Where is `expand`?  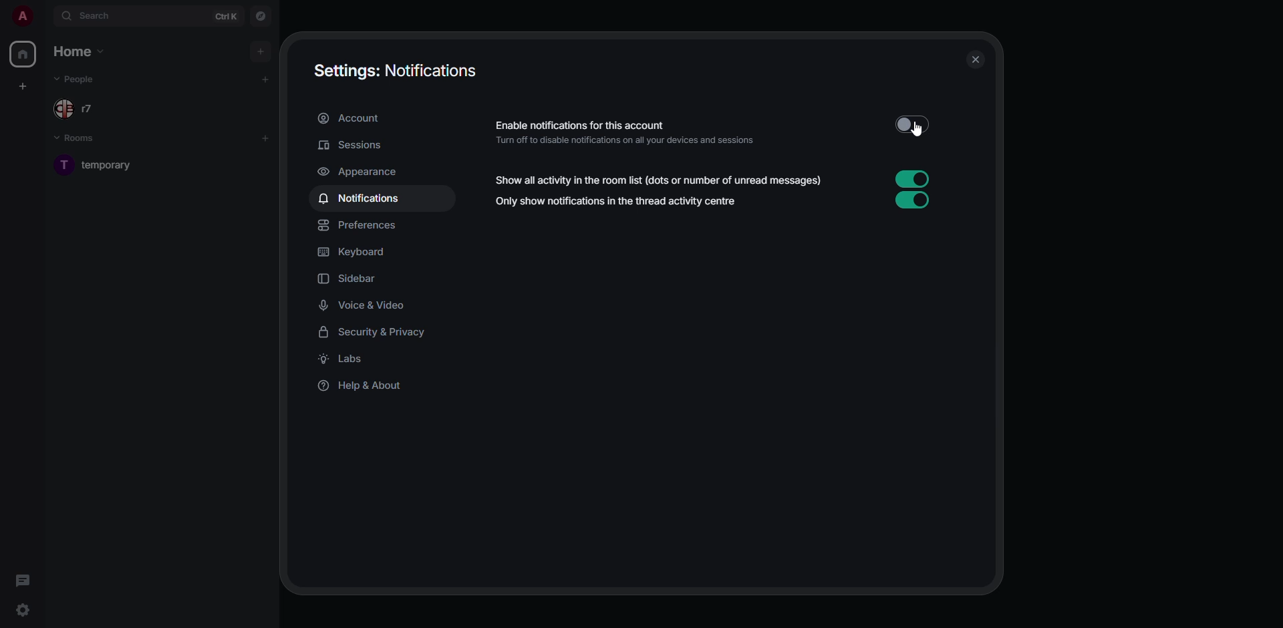
expand is located at coordinates (44, 17).